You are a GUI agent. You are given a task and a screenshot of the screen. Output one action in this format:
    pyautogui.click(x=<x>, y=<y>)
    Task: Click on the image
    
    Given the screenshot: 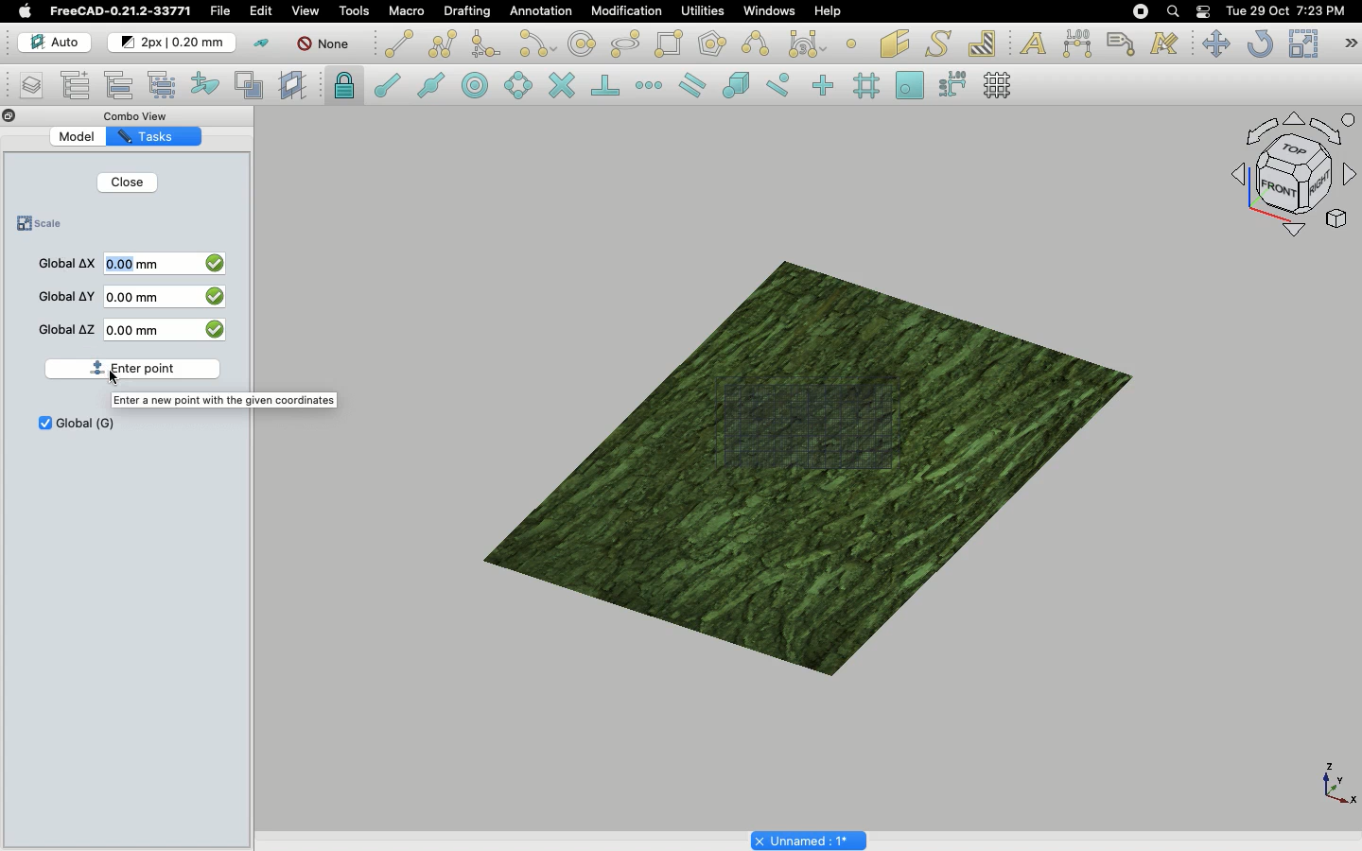 What is the action you would take?
    pyautogui.click(x=772, y=464)
    